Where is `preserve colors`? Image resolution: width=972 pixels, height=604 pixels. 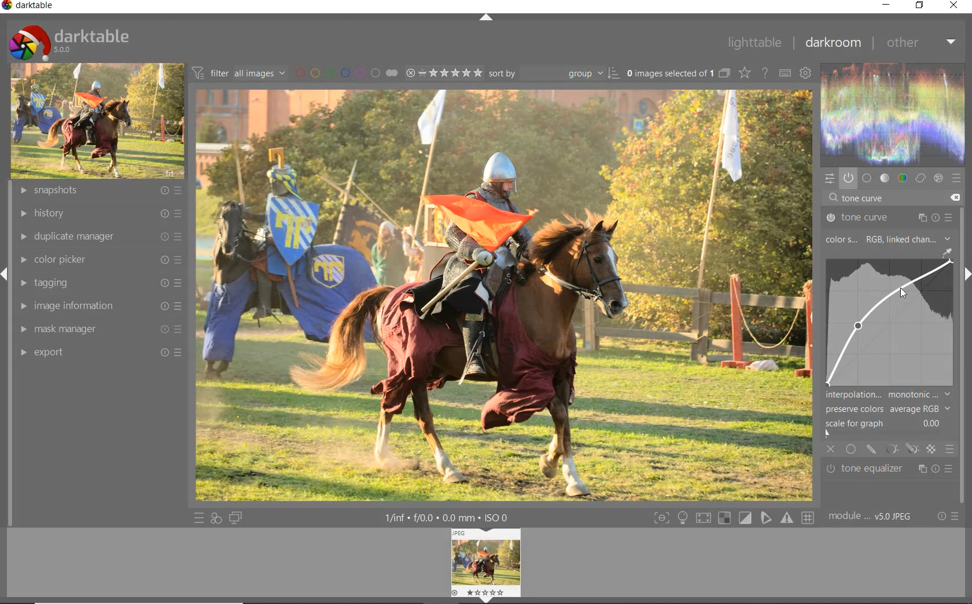
preserve colors is located at coordinates (888, 409).